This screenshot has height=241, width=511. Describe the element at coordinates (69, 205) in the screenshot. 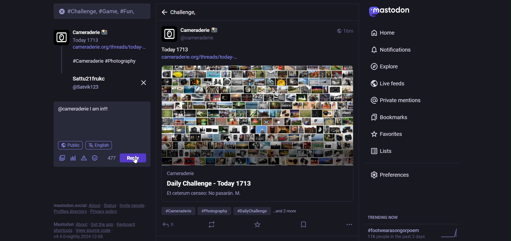

I see `mastodon social` at that location.